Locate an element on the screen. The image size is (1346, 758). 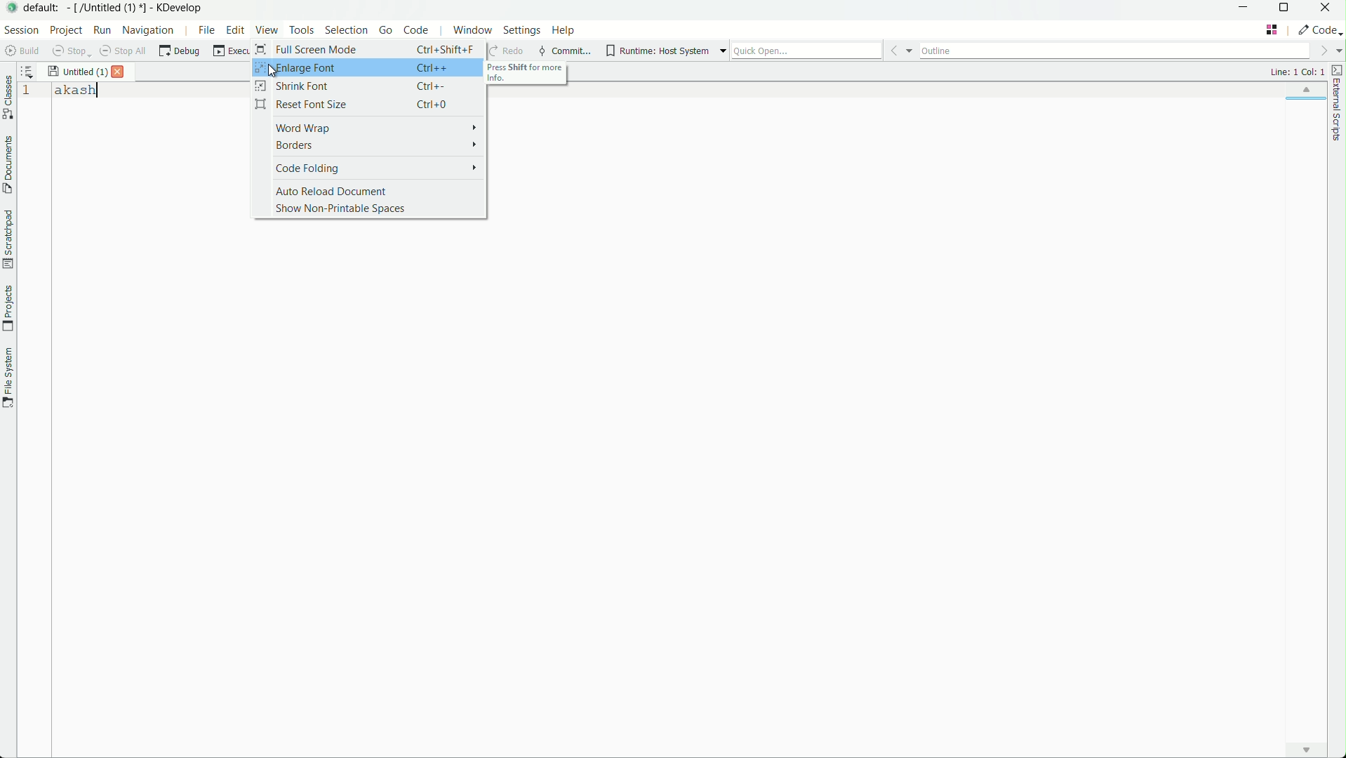
[/untitled] is located at coordinates (107, 8).